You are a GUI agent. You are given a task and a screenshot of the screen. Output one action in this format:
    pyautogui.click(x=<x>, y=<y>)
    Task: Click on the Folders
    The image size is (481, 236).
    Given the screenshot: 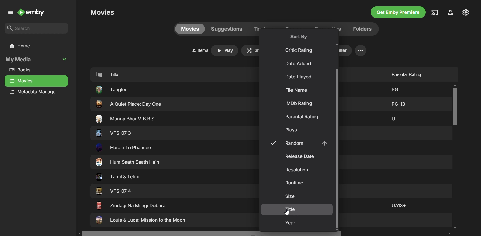 What is the action you would take?
    pyautogui.click(x=361, y=29)
    